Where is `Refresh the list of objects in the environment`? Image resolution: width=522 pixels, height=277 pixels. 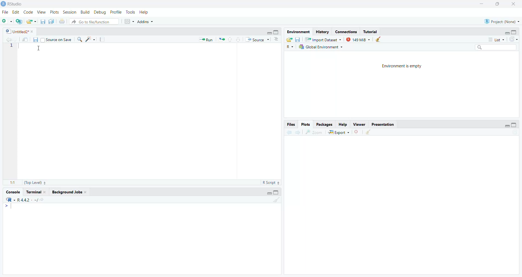
Refresh the list of objects in the environment is located at coordinates (514, 40).